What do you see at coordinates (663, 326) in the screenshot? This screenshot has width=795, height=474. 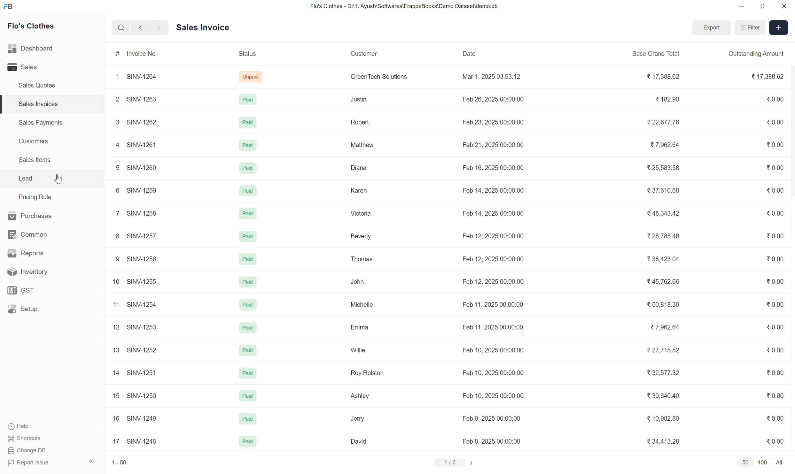 I see `37,962.64` at bounding box center [663, 326].